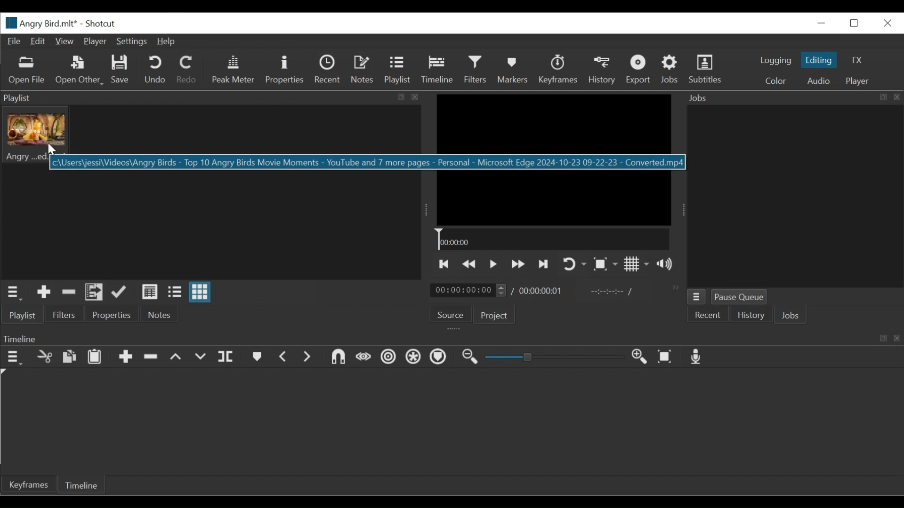 The width and height of the screenshot is (904, 508). I want to click on Zoom slider, so click(556, 357).